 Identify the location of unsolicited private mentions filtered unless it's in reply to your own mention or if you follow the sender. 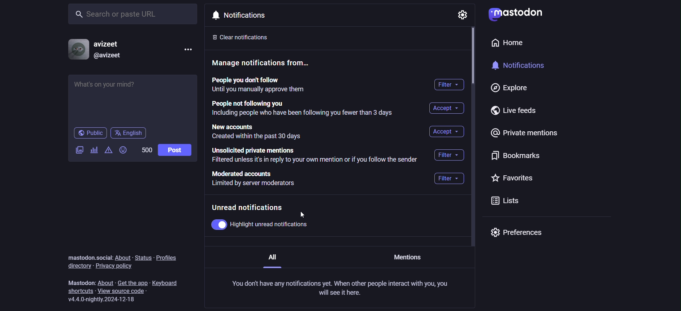
(313, 156).